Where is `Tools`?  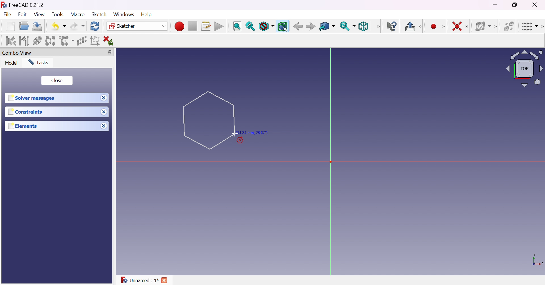
Tools is located at coordinates (58, 15).